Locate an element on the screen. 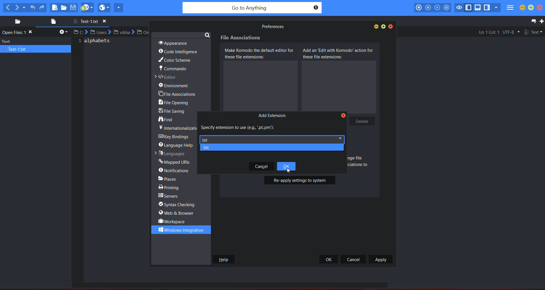  highlight is located at coordinates (272, 143).